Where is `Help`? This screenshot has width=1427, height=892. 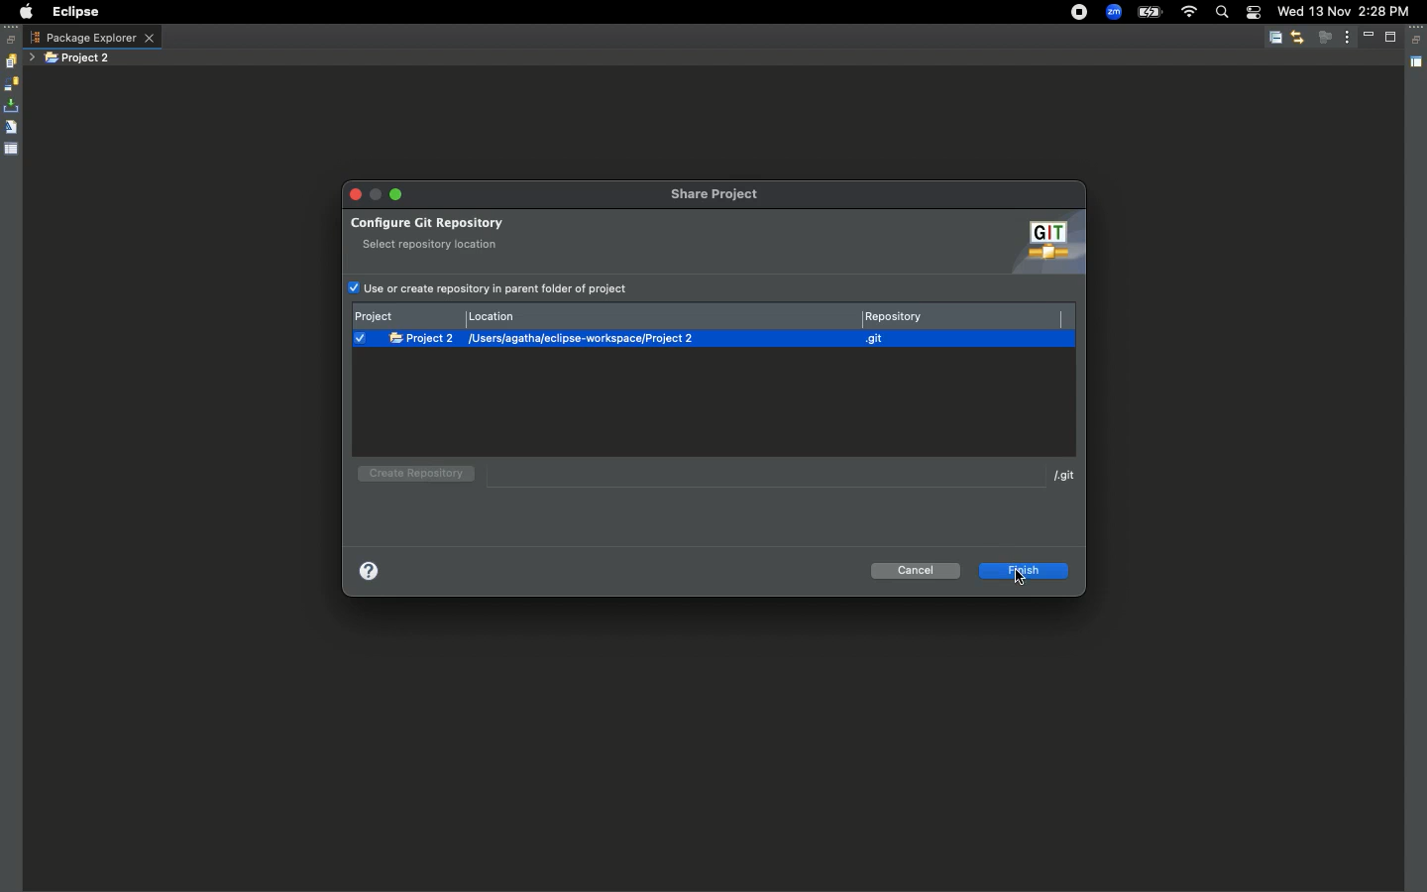
Help is located at coordinates (373, 572).